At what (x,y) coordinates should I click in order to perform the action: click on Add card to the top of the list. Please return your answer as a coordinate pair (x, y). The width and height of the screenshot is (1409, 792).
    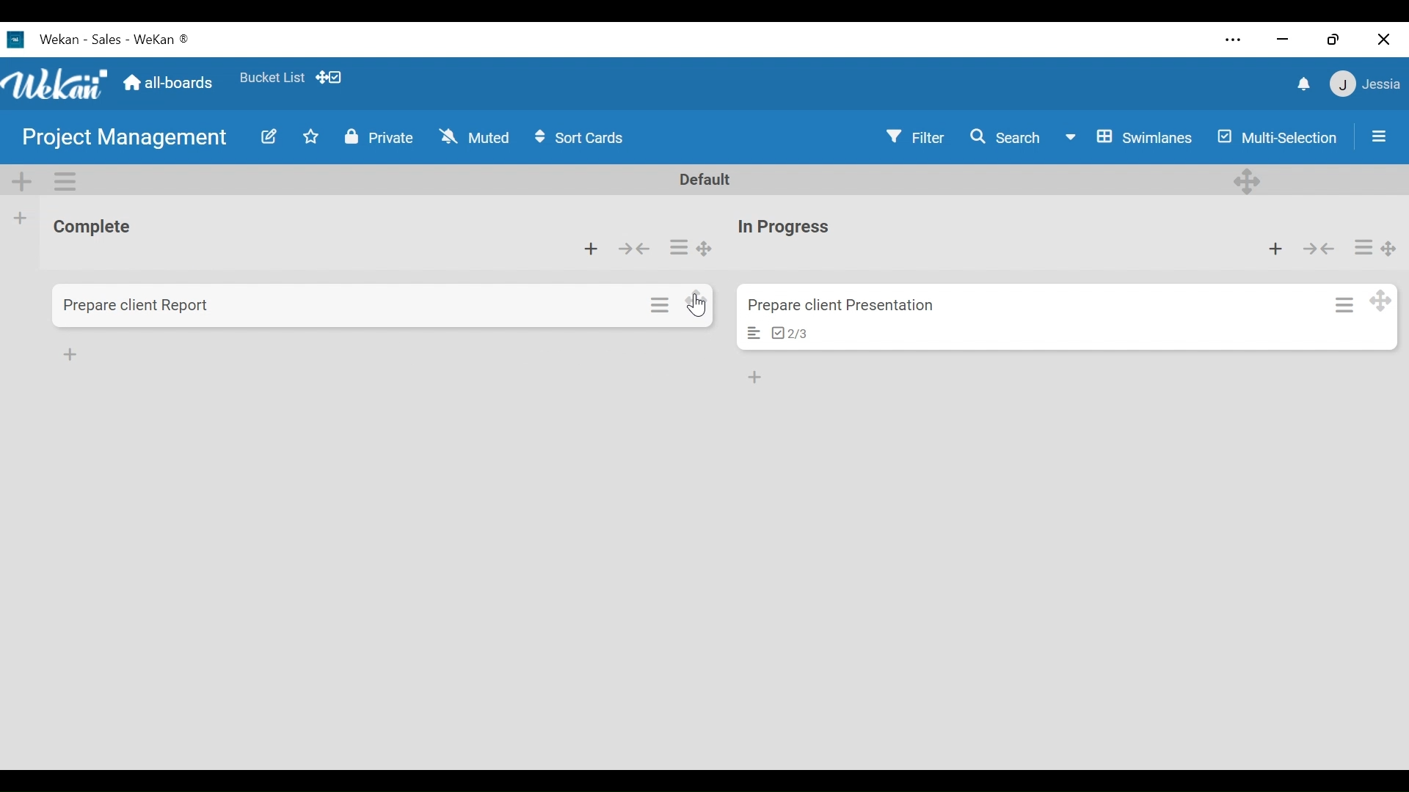
    Looking at the image, I should click on (592, 249).